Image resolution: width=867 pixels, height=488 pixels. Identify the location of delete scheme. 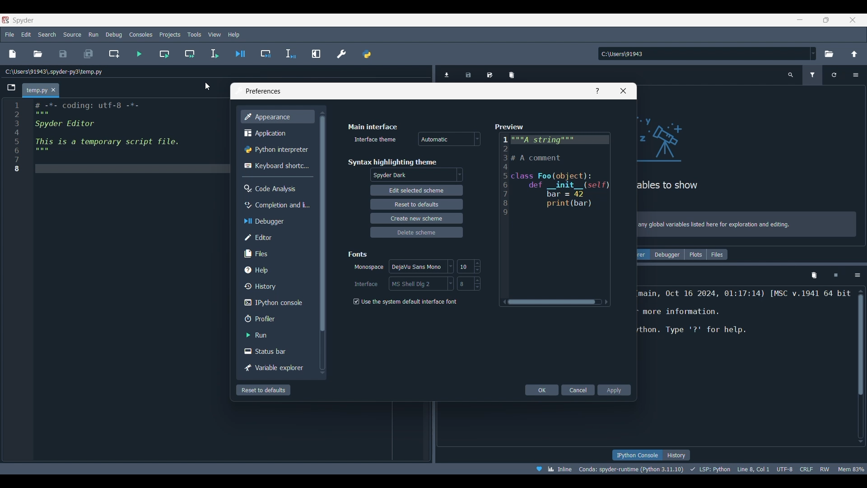
(411, 233).